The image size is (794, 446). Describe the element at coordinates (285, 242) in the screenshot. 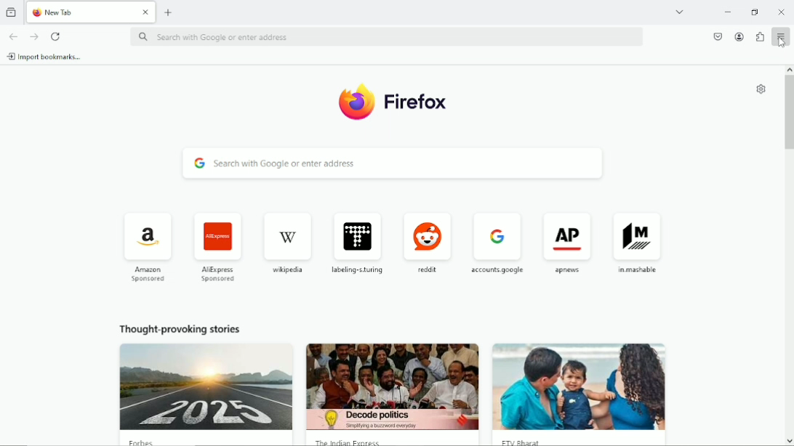

I see `wikipedia` at that location.